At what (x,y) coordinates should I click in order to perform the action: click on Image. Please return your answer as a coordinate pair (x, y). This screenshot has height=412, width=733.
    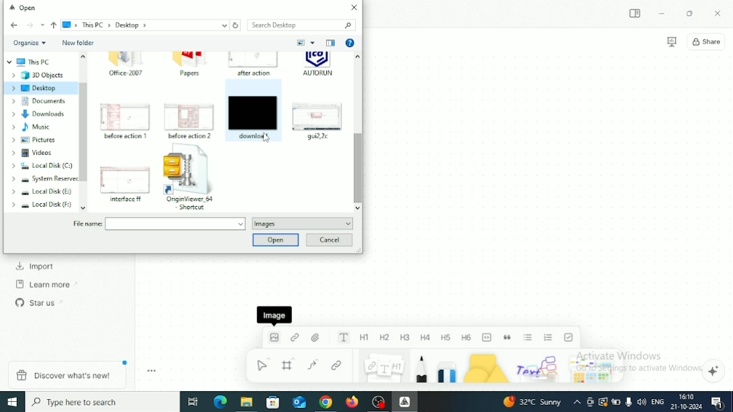
    Looking at the image, I should click on (273, 341).